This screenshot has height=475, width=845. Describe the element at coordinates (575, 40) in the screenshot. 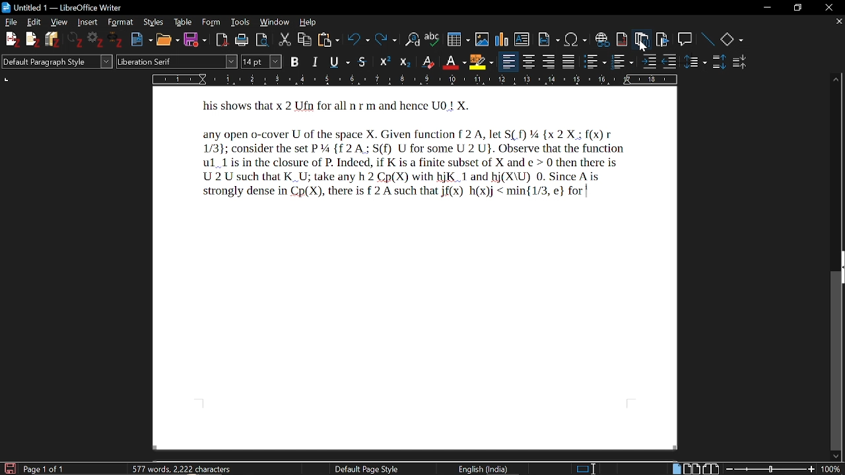

I see `Insert special character` at that location.